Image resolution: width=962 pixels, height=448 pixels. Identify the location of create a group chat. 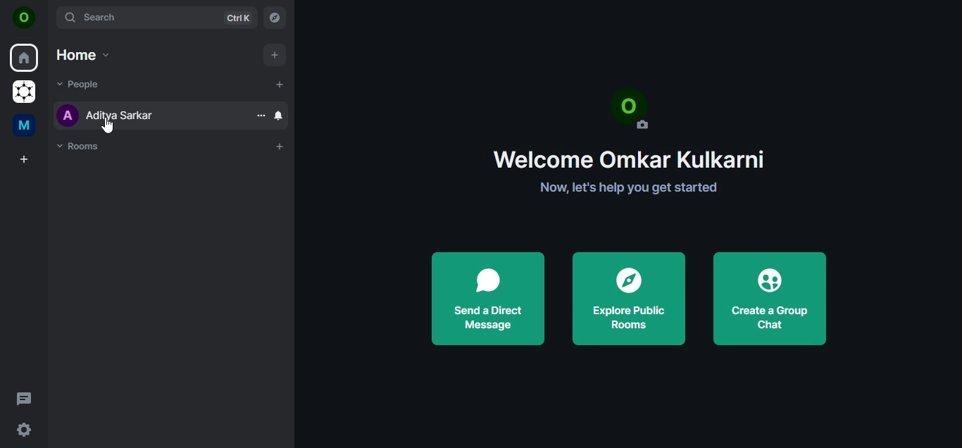
(775, 298).